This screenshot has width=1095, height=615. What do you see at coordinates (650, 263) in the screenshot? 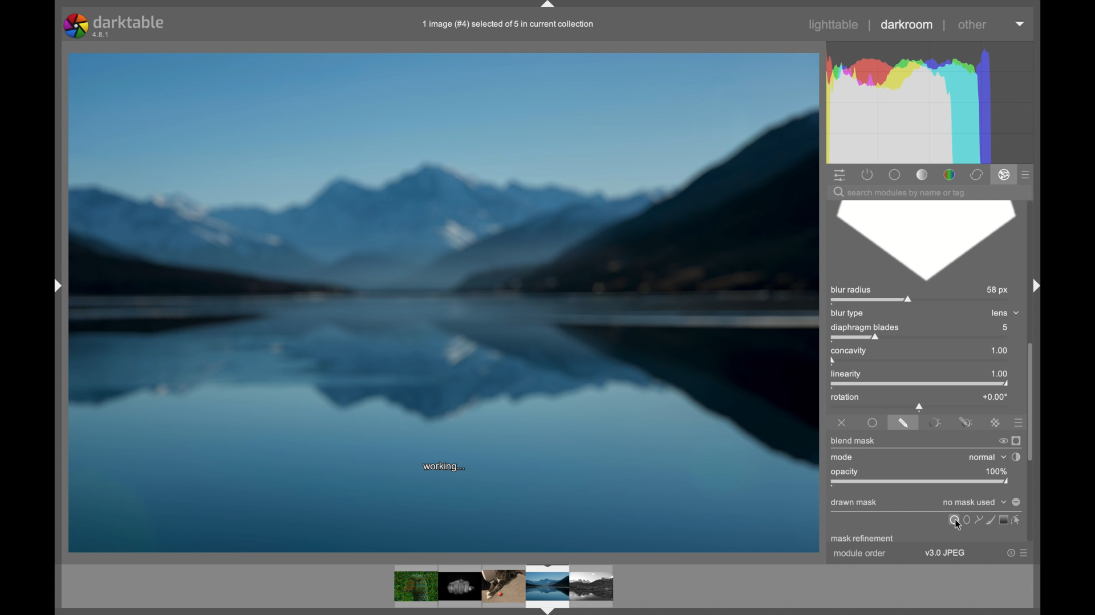
I see `photo blurred` at bounding box center [650, 263].